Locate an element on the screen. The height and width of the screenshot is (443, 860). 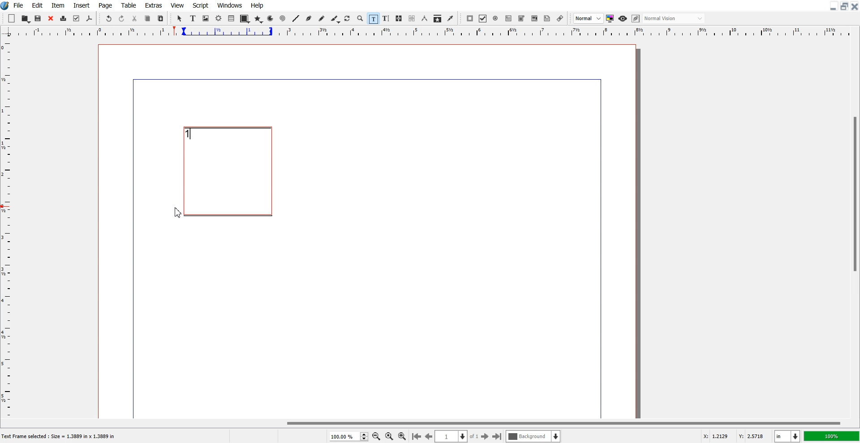
File is located at coordinates (19, 5).